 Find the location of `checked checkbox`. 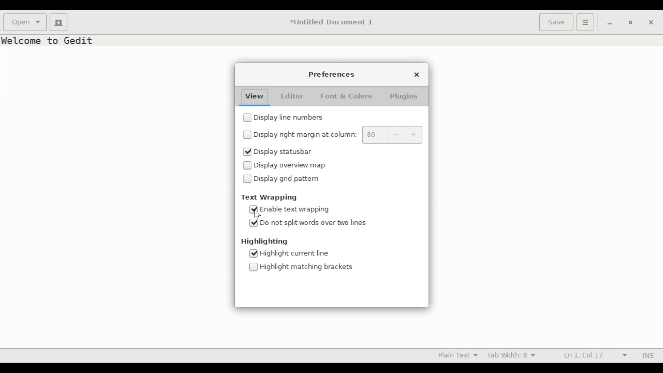

checked checkbox is located at coordinates (254, 210).